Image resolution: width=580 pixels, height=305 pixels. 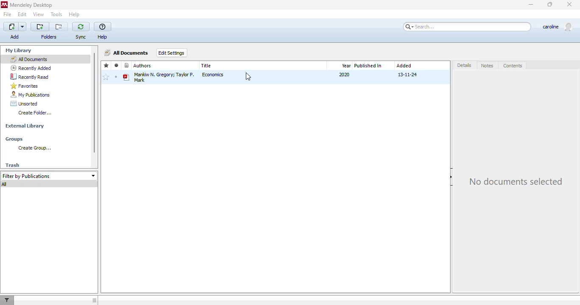 What do you see at coordinates (74, 14) in the screenshot?
I see `help` at bounding box center [74, 14].